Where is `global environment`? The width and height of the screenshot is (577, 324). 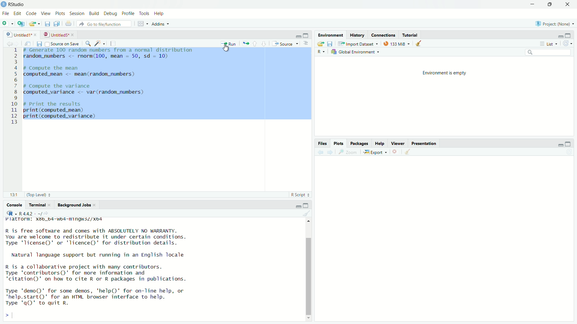
global environment is located at coordinates (356, 52).